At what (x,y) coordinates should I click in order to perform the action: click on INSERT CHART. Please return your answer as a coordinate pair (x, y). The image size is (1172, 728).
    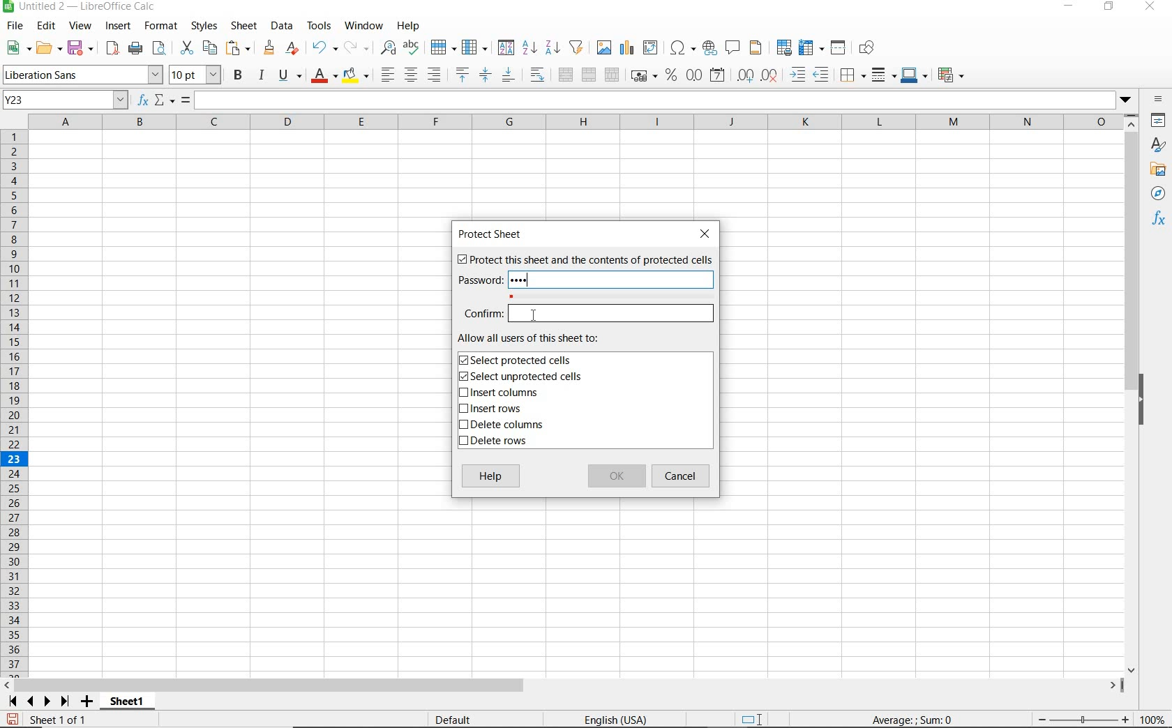
    Looking at the image, I should click on (627, 48).